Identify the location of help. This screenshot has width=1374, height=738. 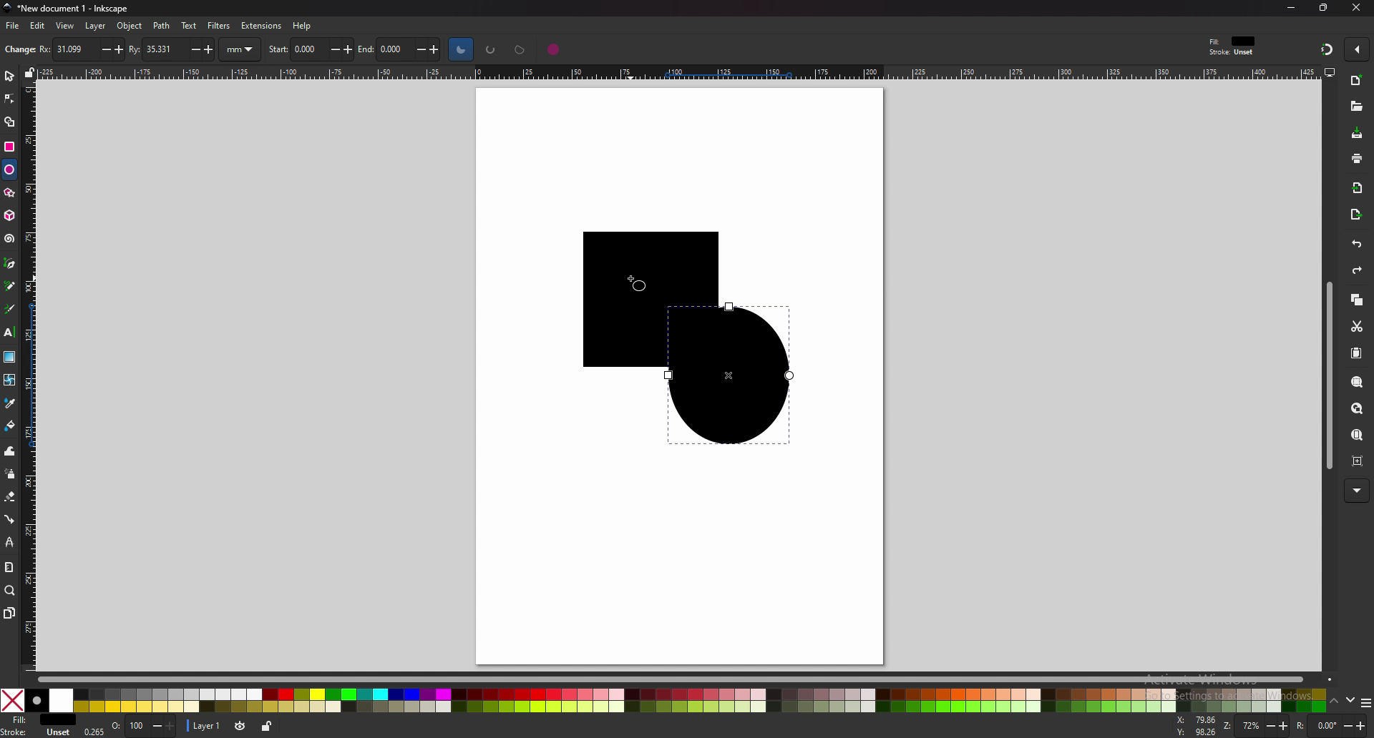
(301, 26).